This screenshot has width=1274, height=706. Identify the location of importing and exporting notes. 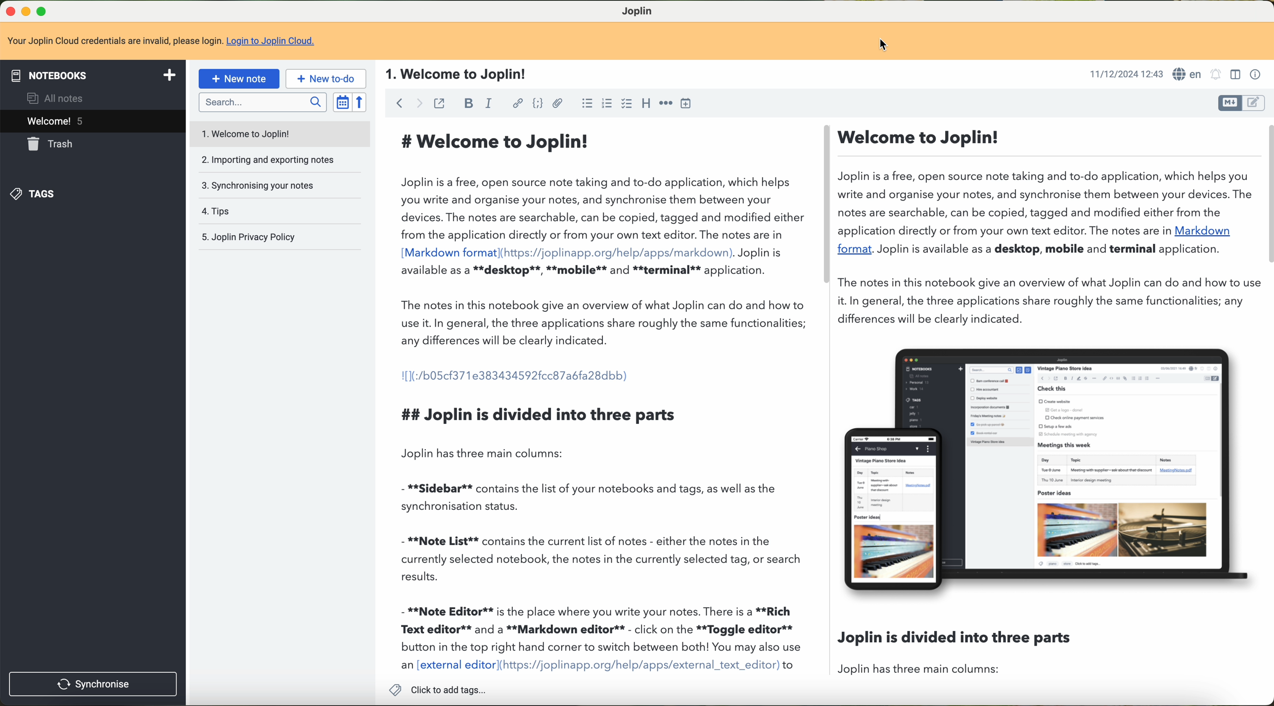
(281, 160).